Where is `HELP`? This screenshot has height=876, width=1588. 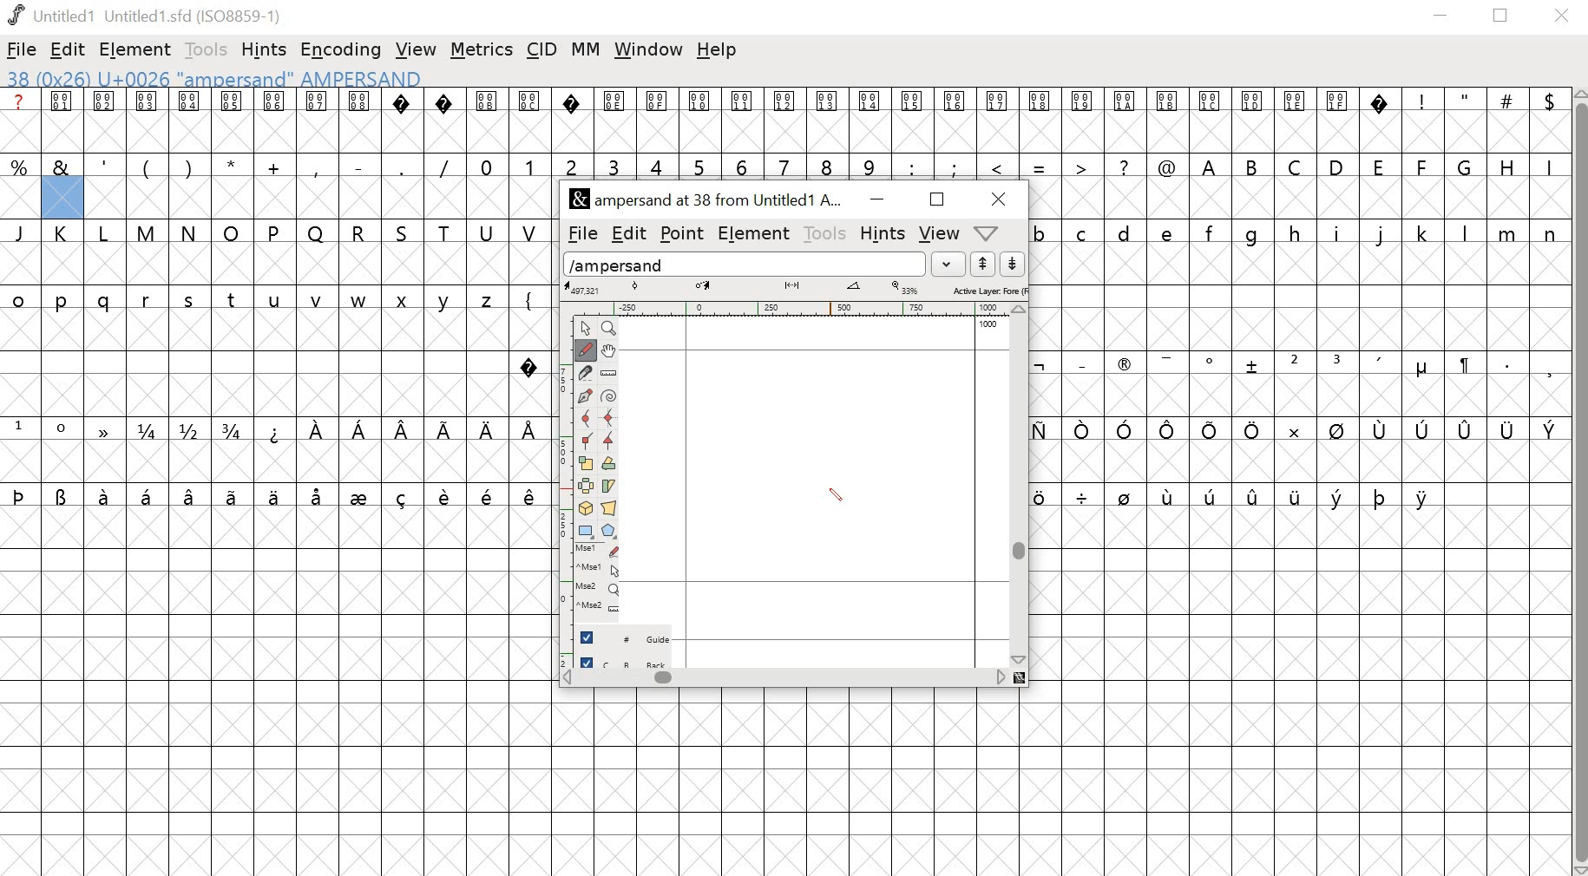 HELP is located at coordinates (985, 234).